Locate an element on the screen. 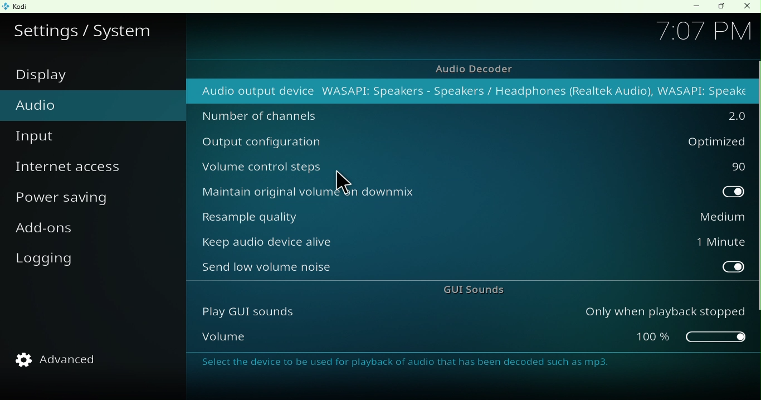 Image resolution: width=761 pixels, height=400 pixels. Power saving is located at coordinates (67, 198).